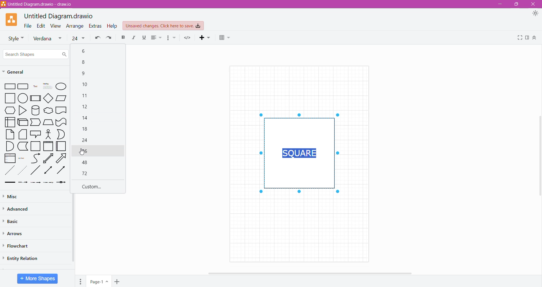 The height and width of the screenshot is (287, 542). I want to click on diagonal line, so click(35, 171).